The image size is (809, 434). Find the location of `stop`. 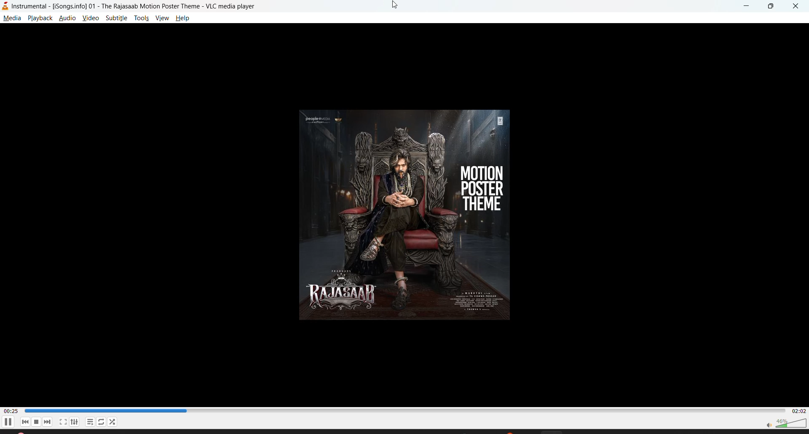

stop is located at coordinates (37, 422).